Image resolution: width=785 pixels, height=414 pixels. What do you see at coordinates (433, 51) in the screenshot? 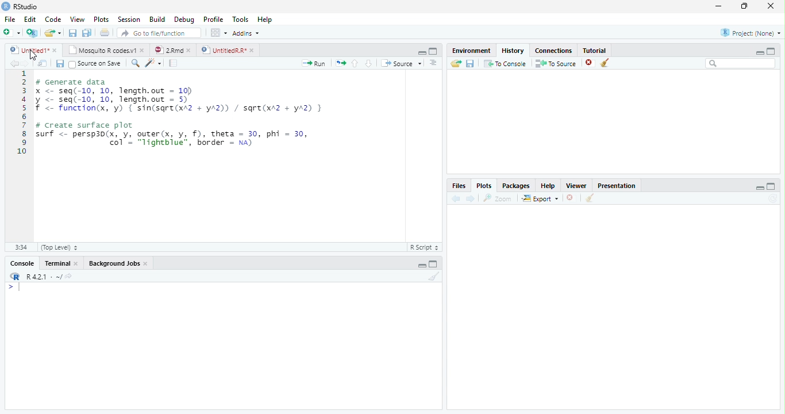
I see `Maximixe` at bounding box center [433, 51].